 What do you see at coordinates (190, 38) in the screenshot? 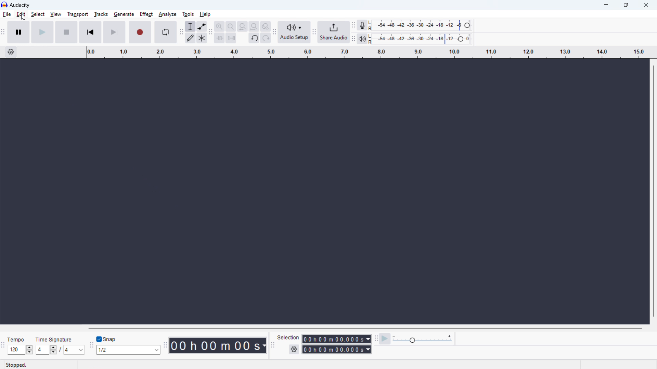
I see `draw tool` at bounding box center [190, 38].